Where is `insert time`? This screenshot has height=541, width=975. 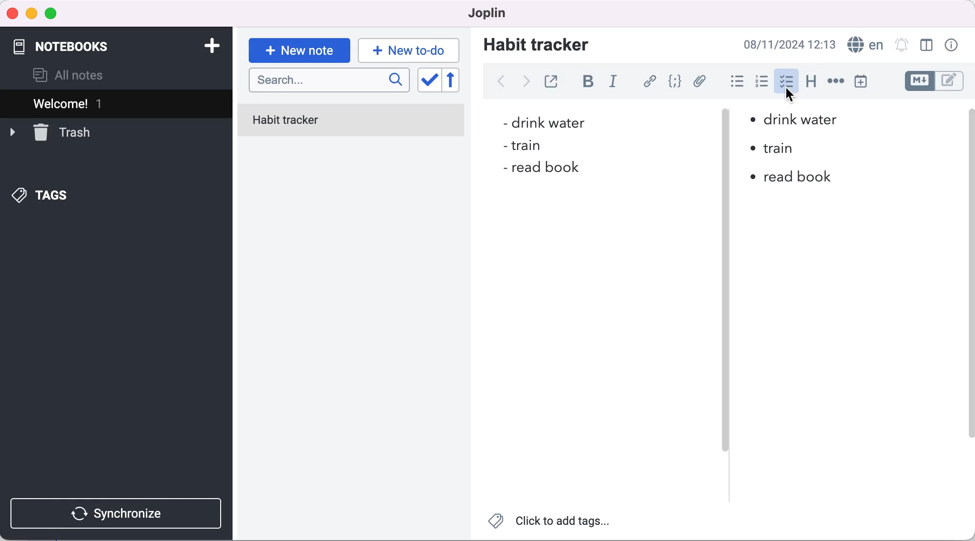 insert time is located at coordinates (861, 81).